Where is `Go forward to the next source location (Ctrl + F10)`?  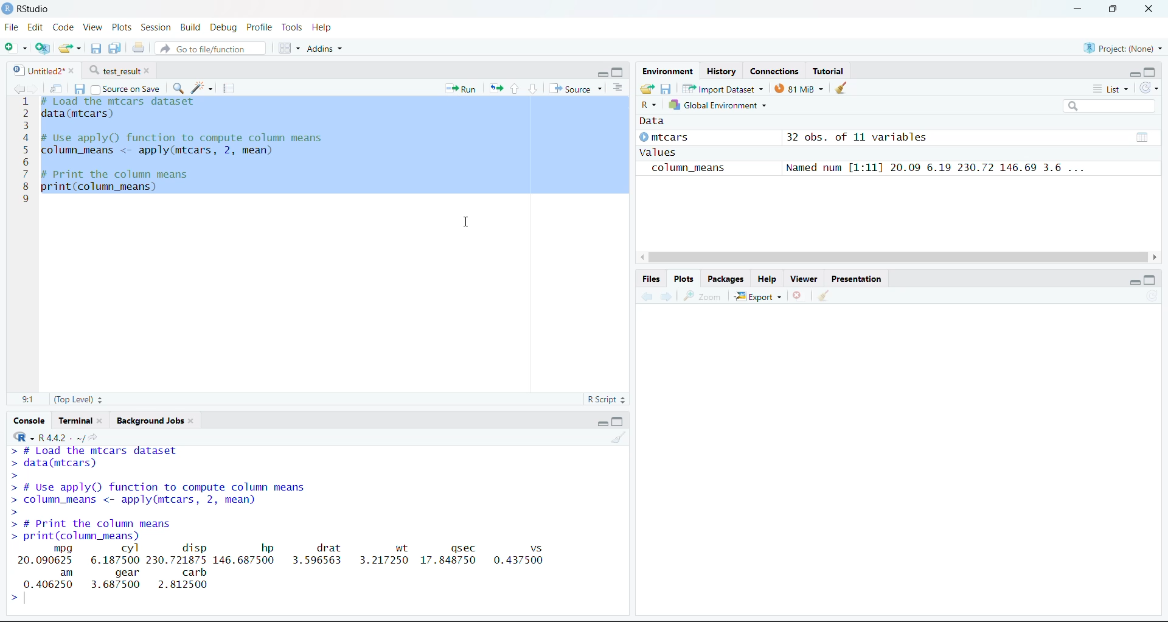 Go forward to the next source location (Ctrl + F10) is located at coordinates (38, 88).